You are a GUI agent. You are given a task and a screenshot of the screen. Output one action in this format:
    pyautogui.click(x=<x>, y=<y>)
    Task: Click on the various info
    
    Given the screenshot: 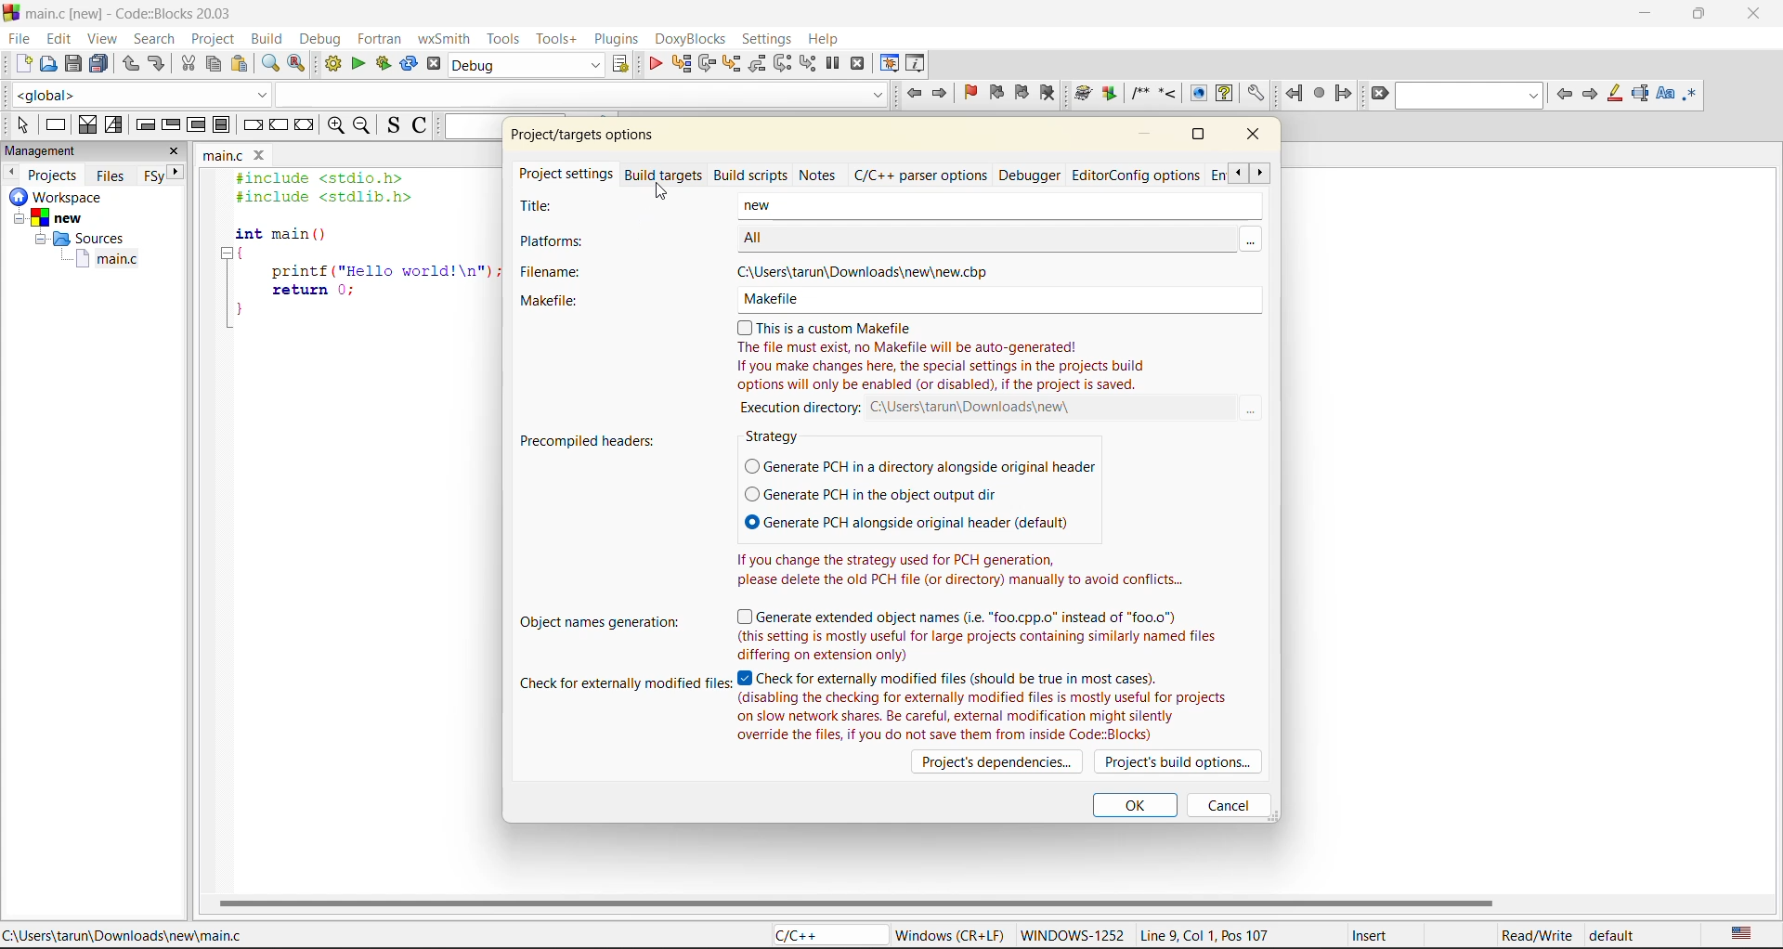 What is the action you would take?
    pyautogui.click(x=917, y=63)
    